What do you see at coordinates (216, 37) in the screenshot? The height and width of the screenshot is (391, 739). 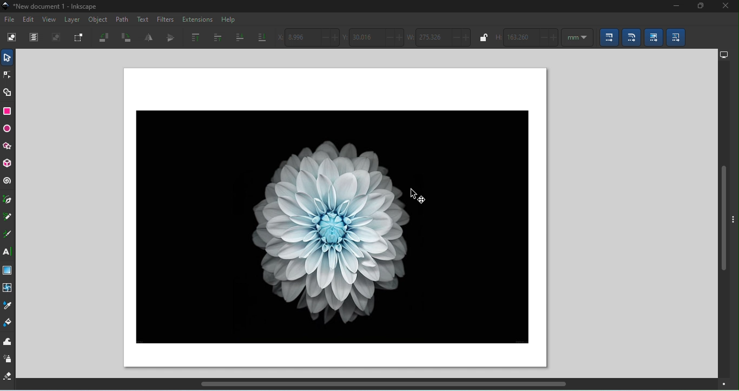 I see `raise selection one step` at bounding box center [216, 37].